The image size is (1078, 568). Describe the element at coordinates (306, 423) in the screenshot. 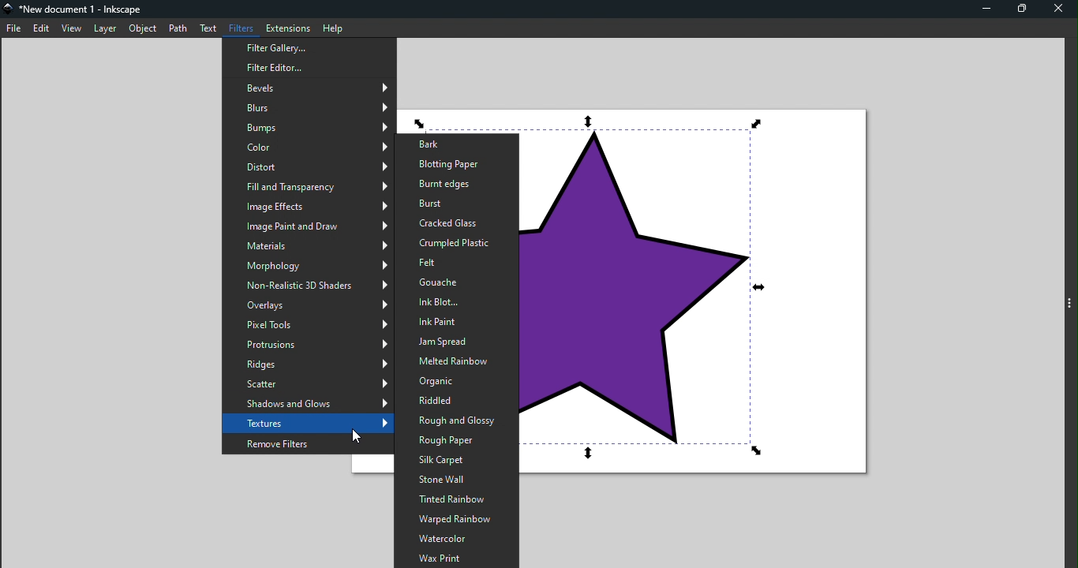

I see `Textures` at that location.